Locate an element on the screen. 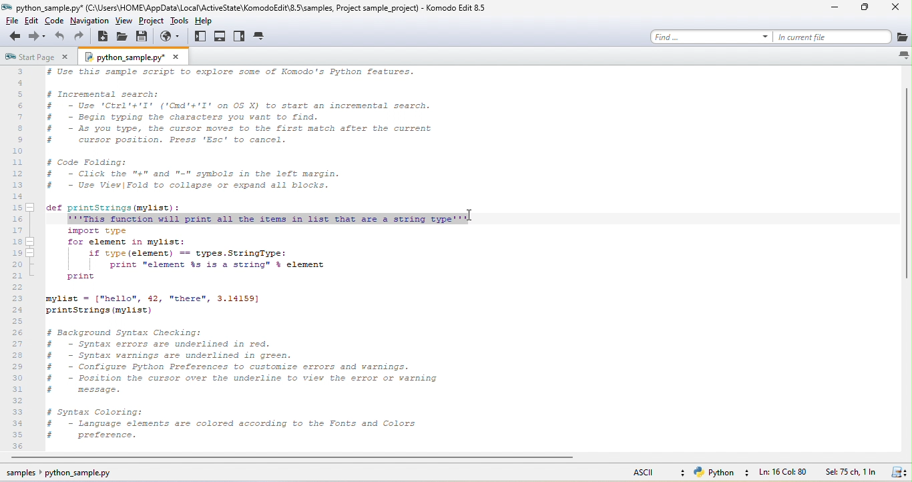 This screenshot has width=912, height=482. sel 75 ch 1 ln is located at coordinates (850, 473).